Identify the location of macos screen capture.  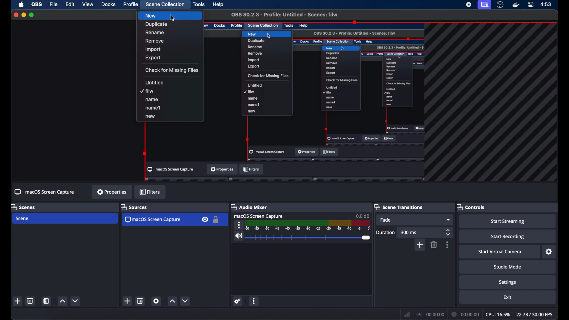
(154, 220).